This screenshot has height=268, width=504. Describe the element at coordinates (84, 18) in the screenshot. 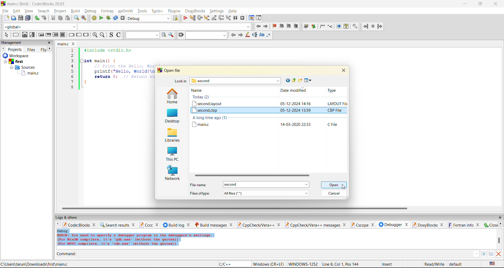

I see `replace` at that location.